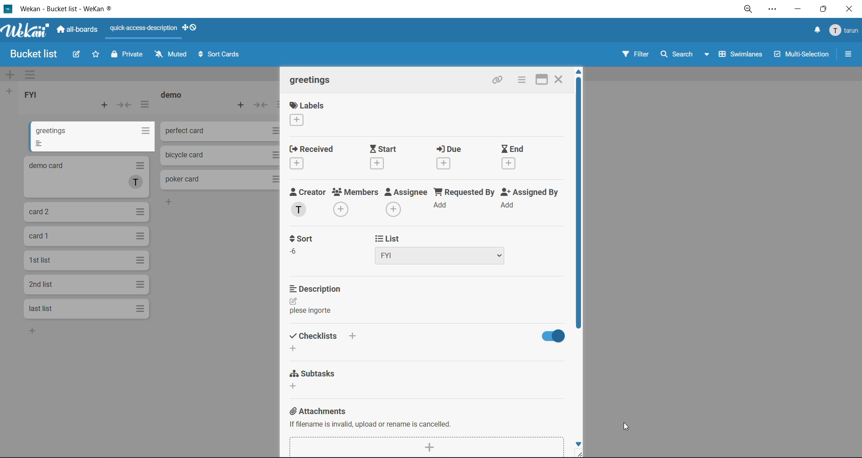 This screenshot has width=862, height=458. I want to click on close, so click(851, 8).